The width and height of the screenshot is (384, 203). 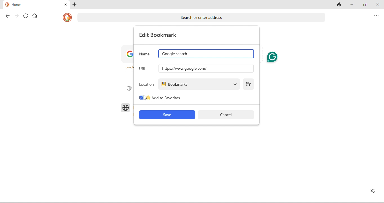 What do you see at coordinates (372, 191) in the screenshot?
I see `View site information` at bounding box center [372, 191].